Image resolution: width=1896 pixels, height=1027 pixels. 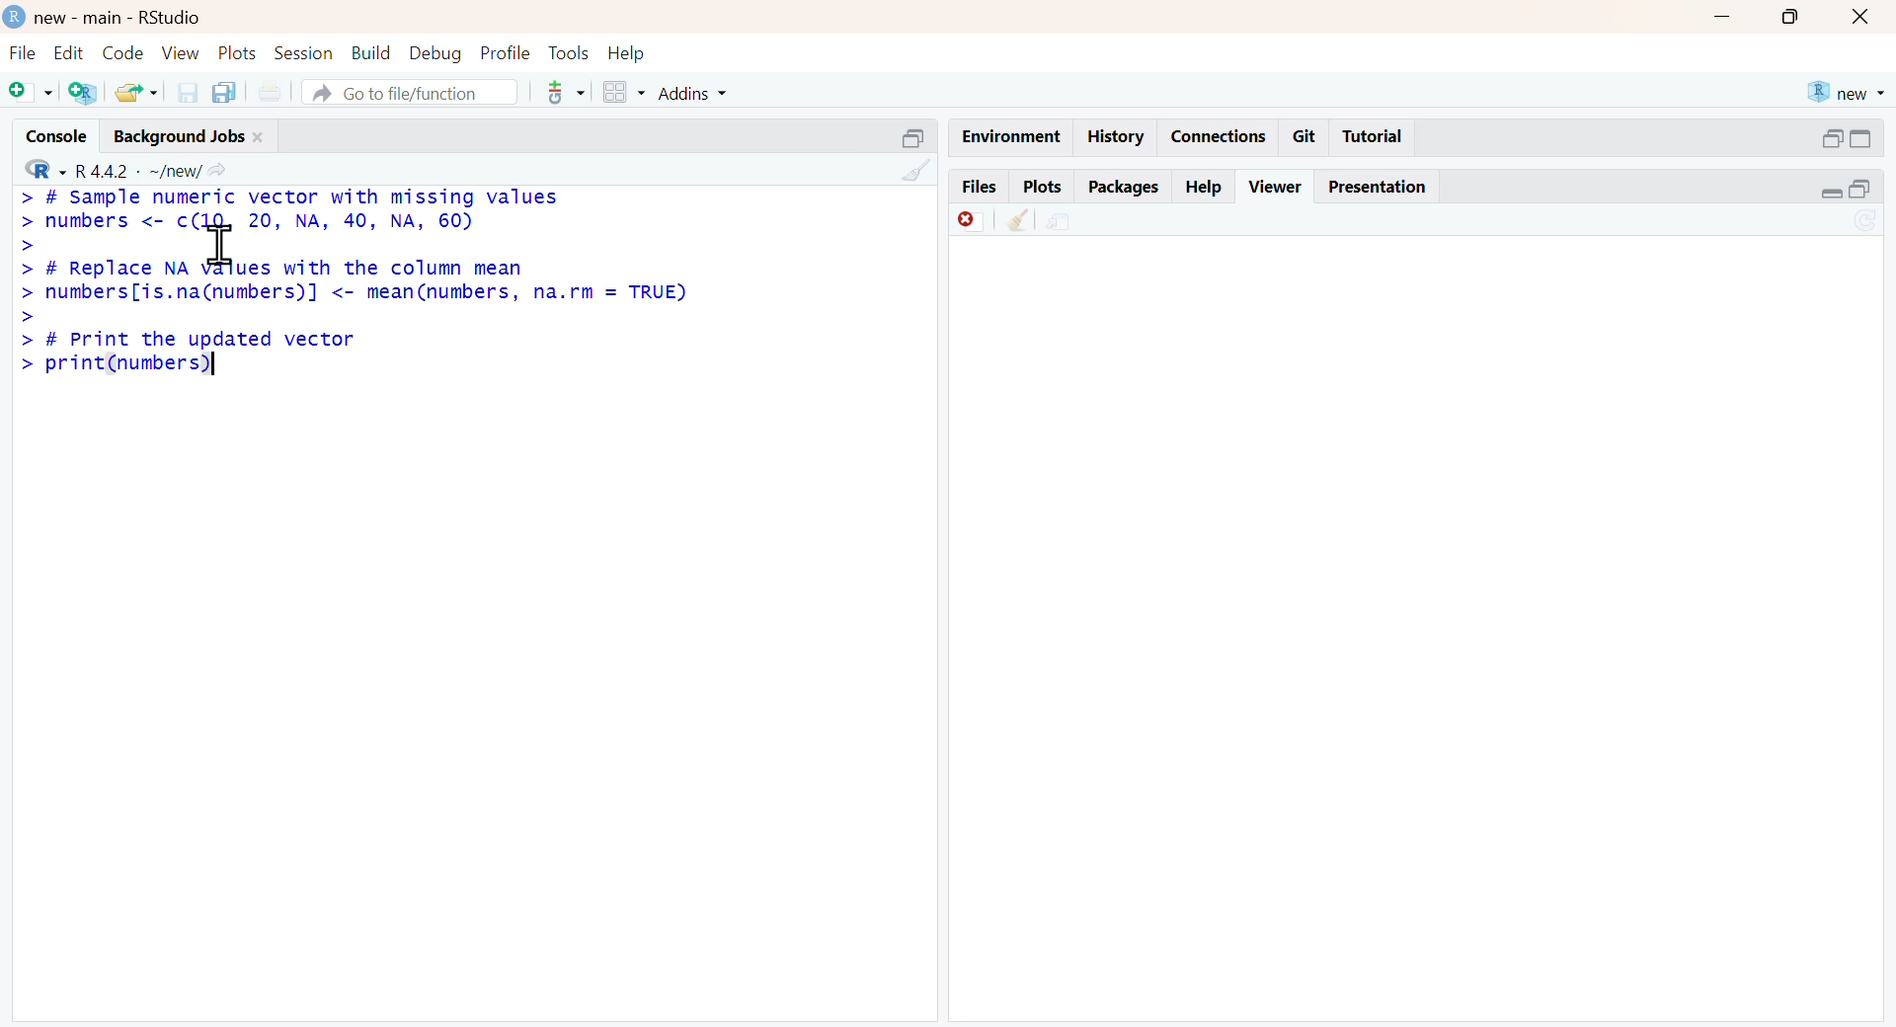 What do you see at coordinates (23, 52) in the screenshot?
I see `file` at bounding box center [23, 52].